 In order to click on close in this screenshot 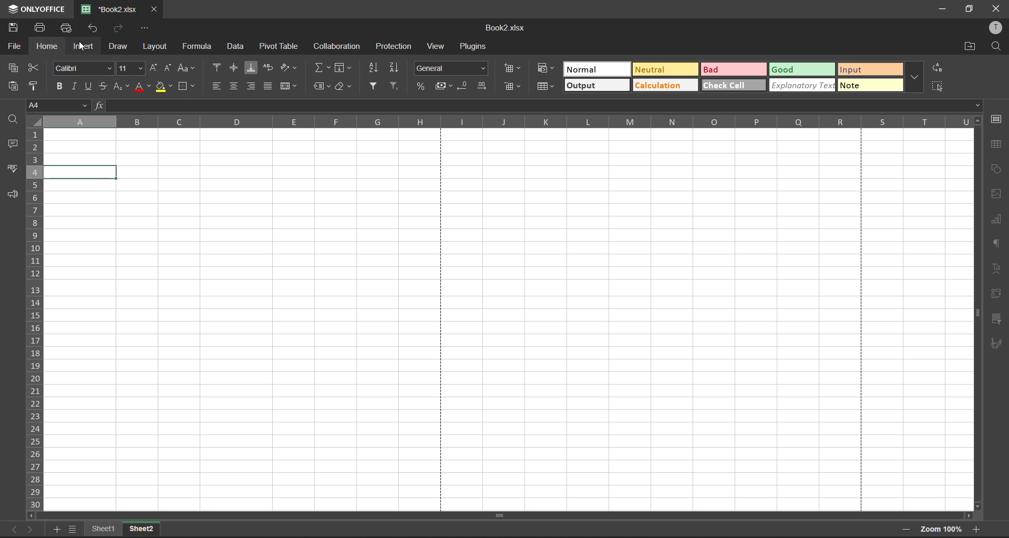, I will do `click(154, 9)`.